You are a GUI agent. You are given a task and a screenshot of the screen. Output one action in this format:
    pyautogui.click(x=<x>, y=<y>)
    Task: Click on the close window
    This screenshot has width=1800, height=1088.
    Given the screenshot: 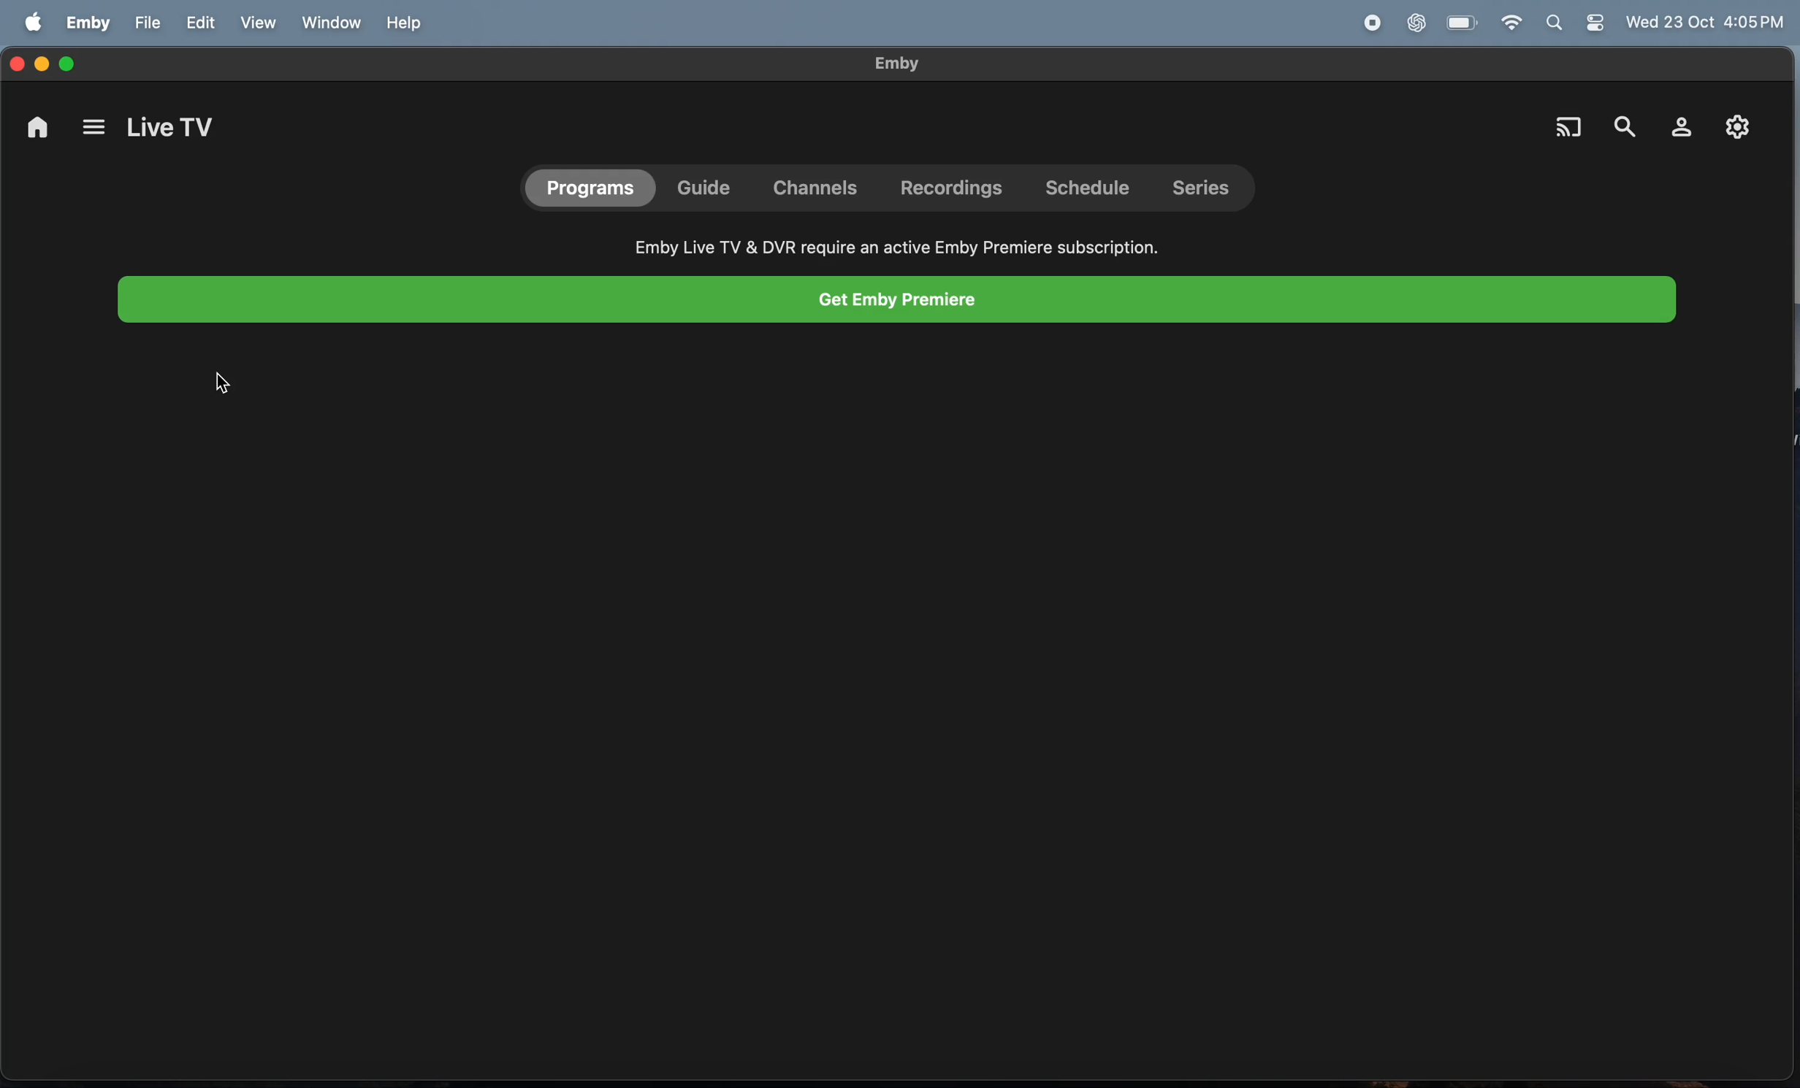 What is the action you would take?
    pyautogui.click(x=15, y=59)
    